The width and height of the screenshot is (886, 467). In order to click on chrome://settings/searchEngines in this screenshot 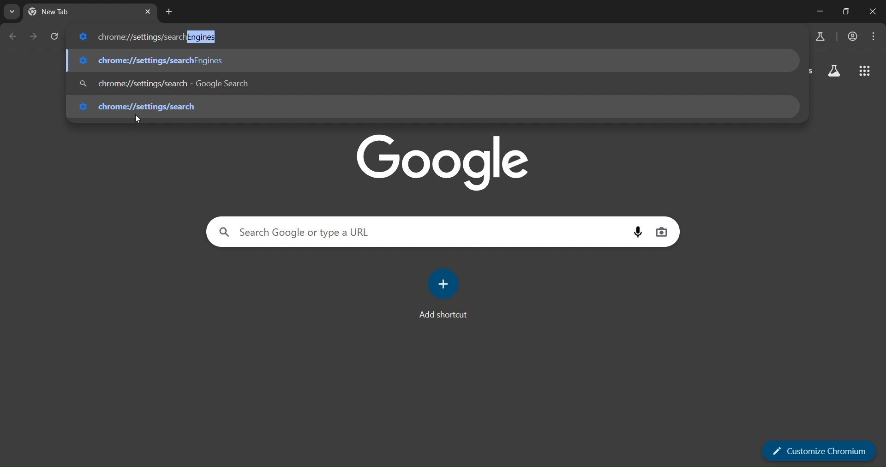, I will do `click(144, 36)`.